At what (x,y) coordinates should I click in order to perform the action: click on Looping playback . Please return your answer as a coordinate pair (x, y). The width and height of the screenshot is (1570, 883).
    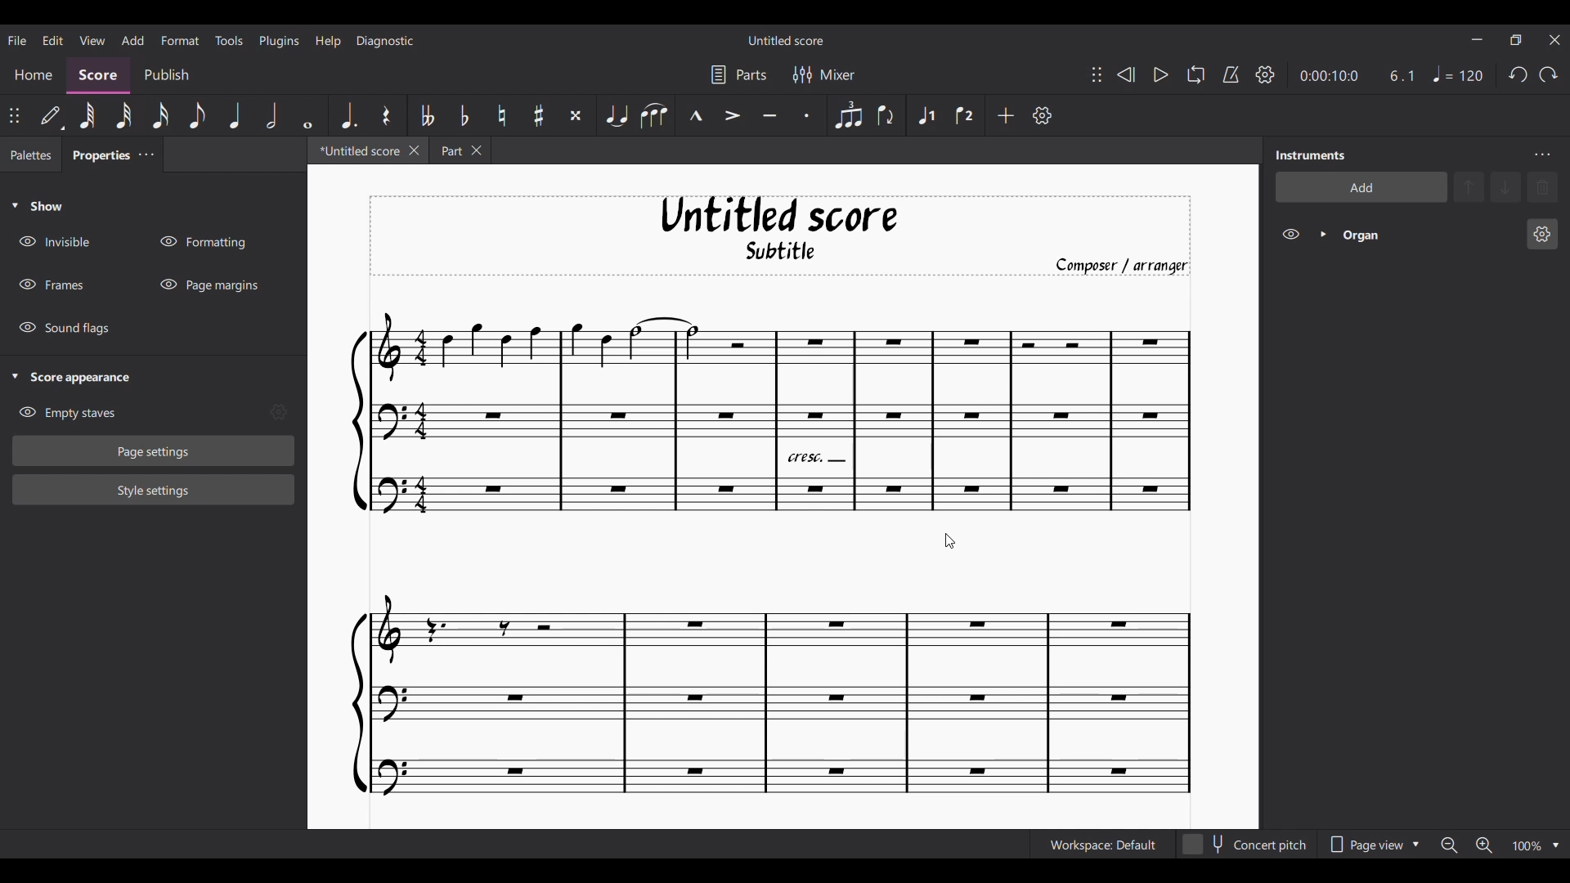
    Looking at the image, I should click on (1195, 74).